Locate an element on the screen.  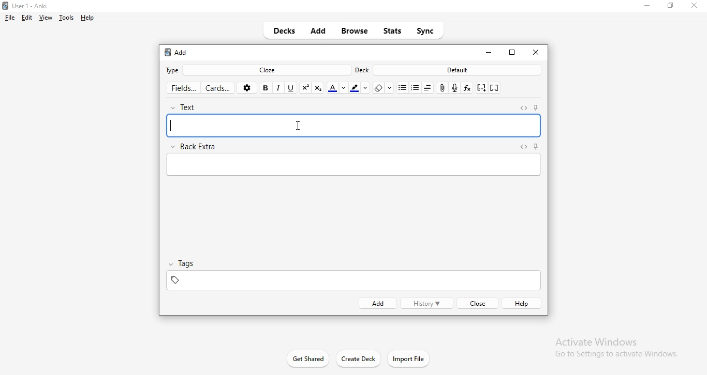
stats is located at coordinates (393, 30).